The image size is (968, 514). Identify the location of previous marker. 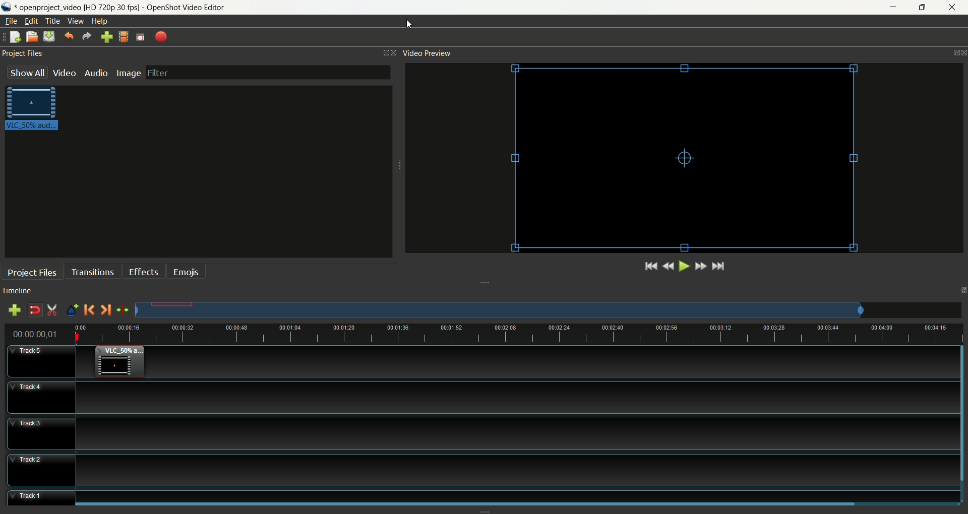
(89, 309).